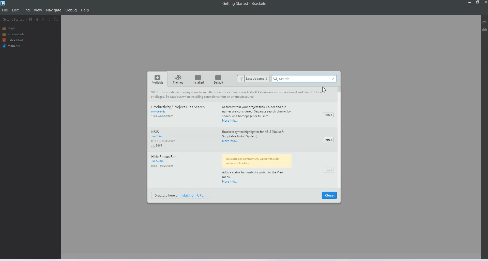  What do you see at coordinates (231, 141) in the screenshot?
I see `More info` at bounding box center [231, 141].